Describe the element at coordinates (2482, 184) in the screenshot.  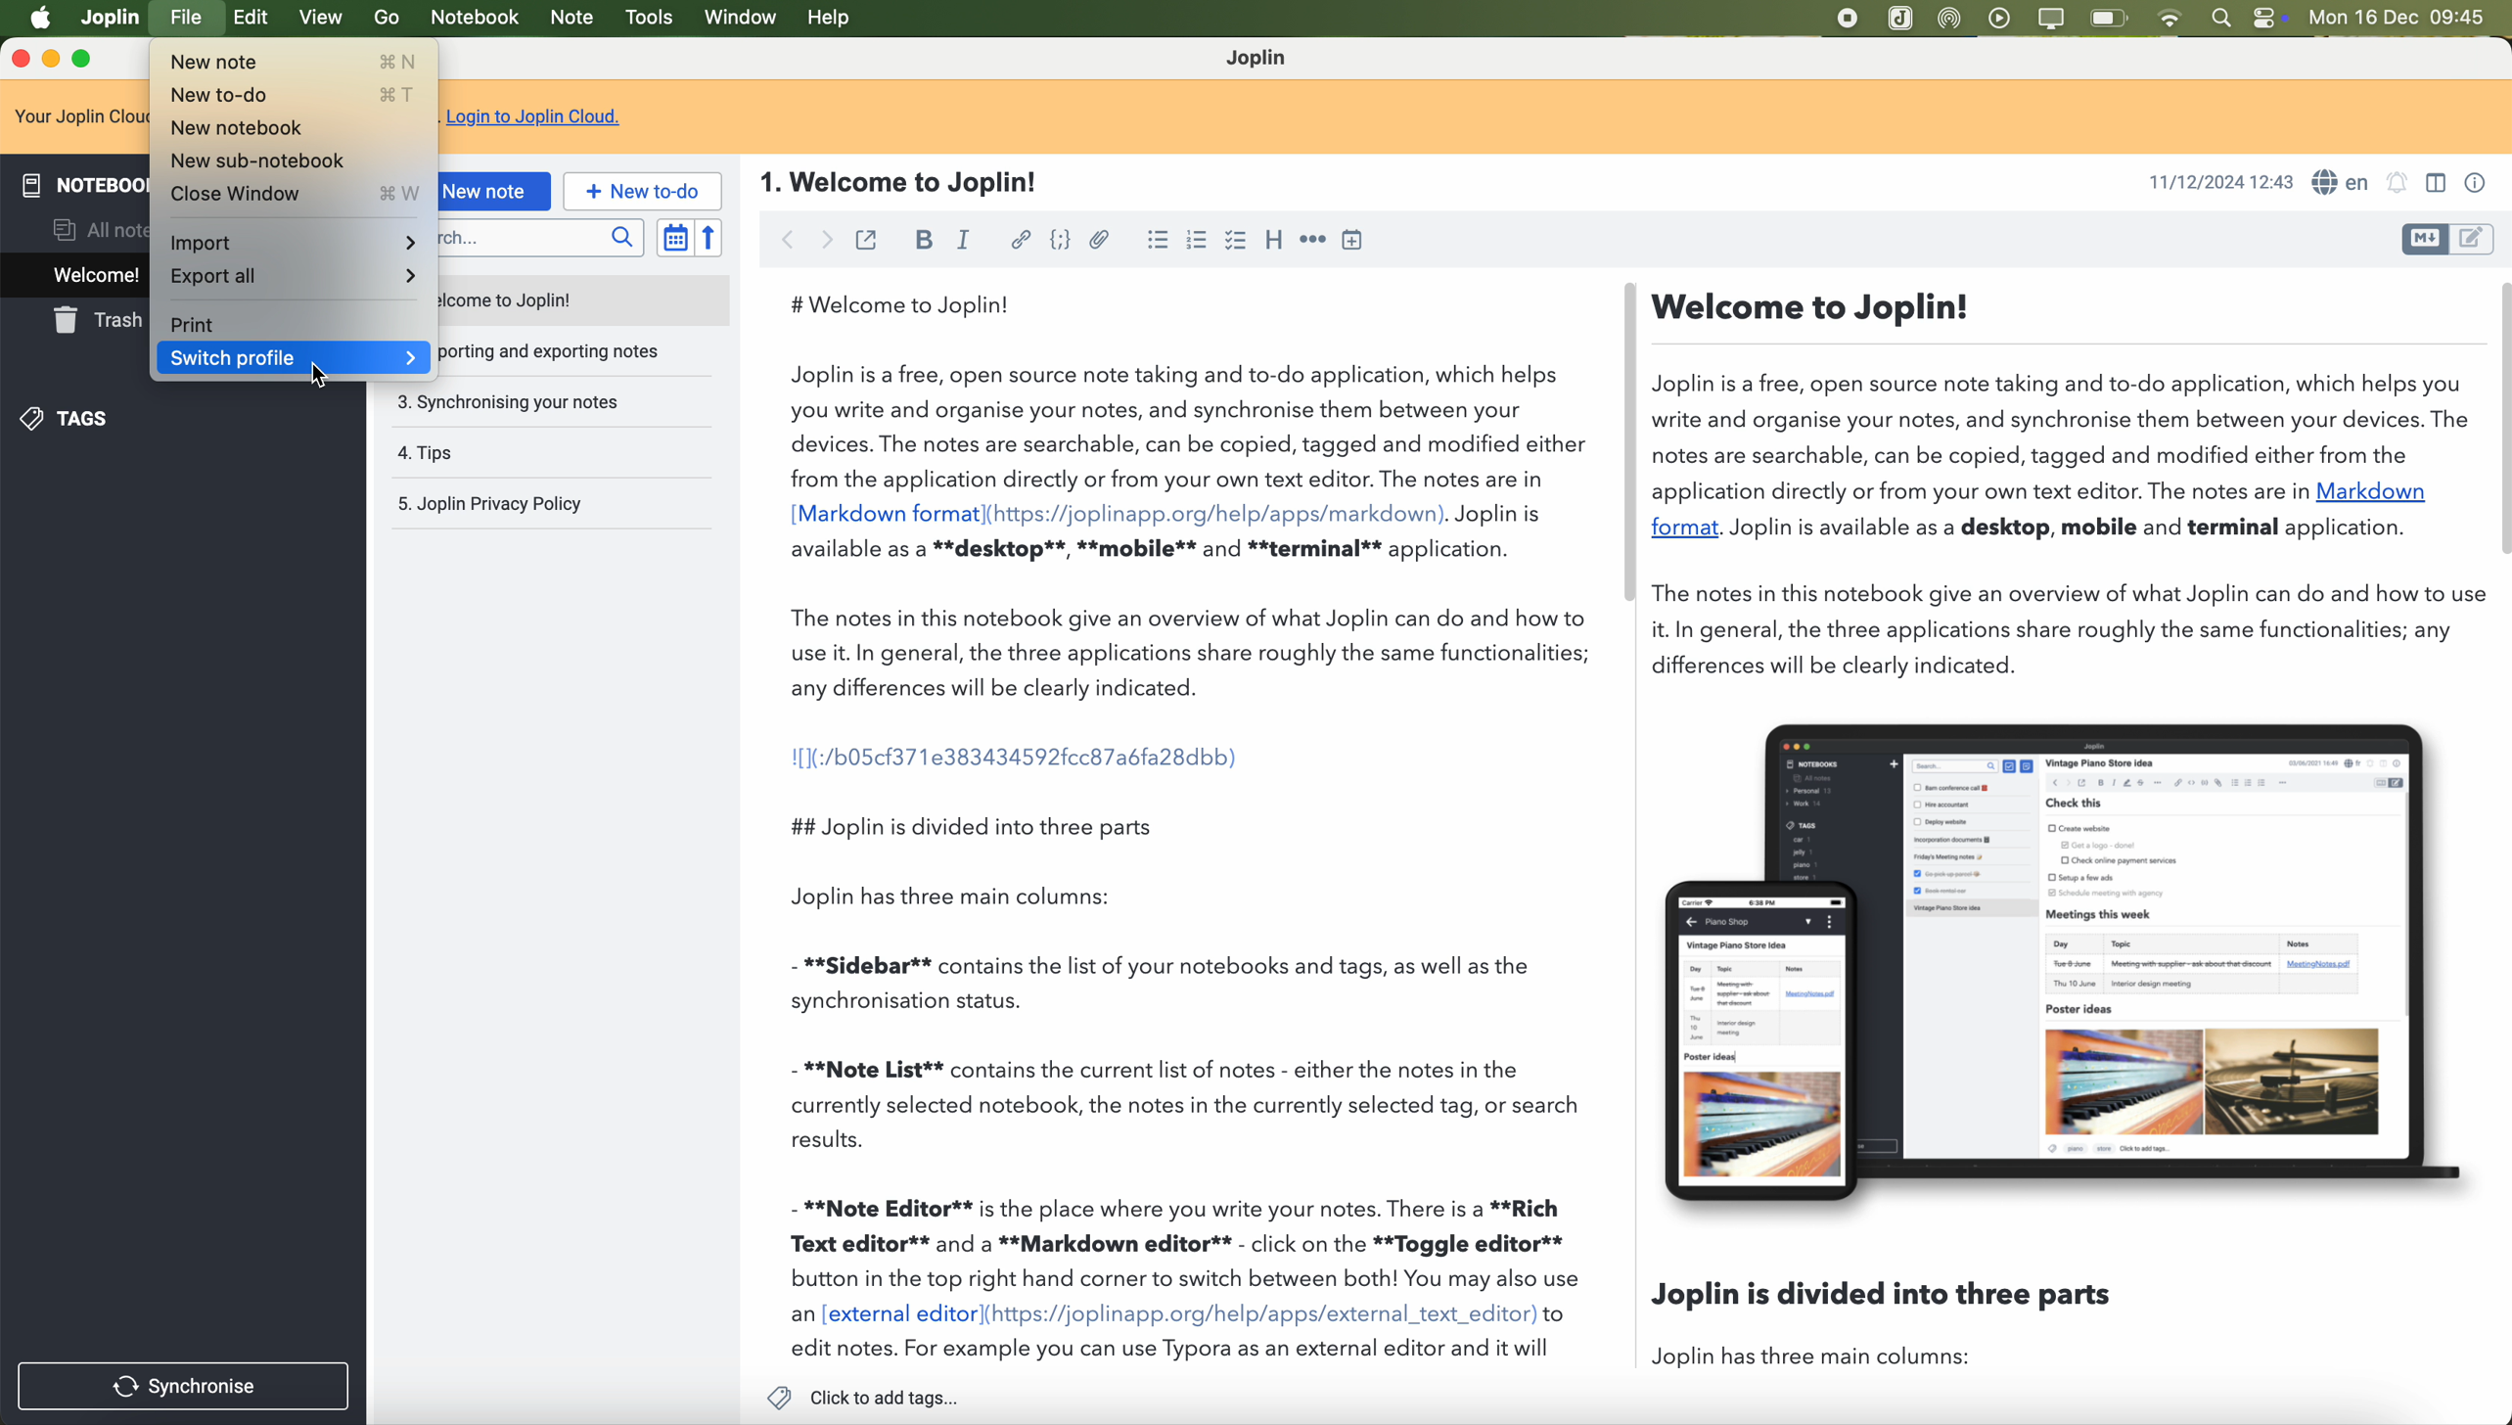
I see `note properties` at that location.